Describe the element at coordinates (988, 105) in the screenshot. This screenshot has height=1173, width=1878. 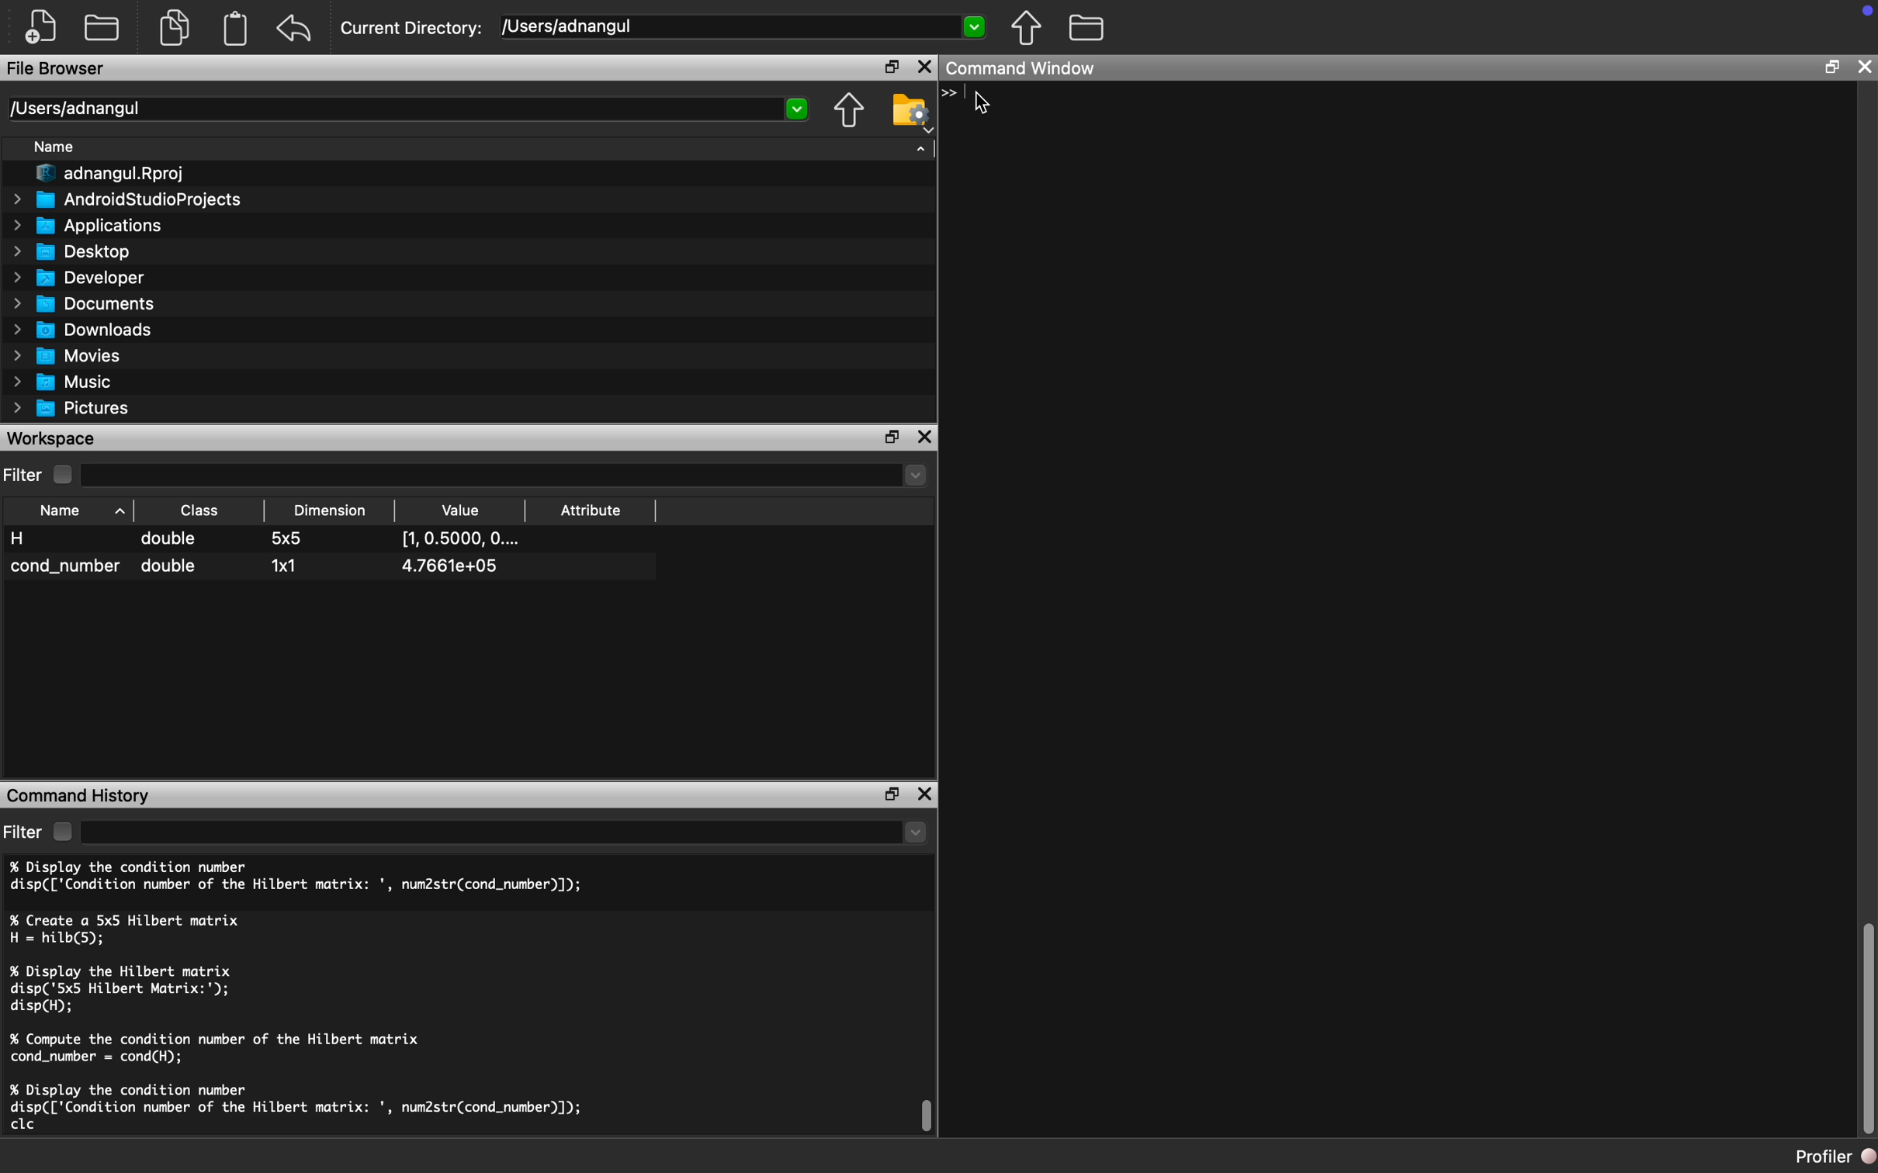
I see `Cursor` at that location.